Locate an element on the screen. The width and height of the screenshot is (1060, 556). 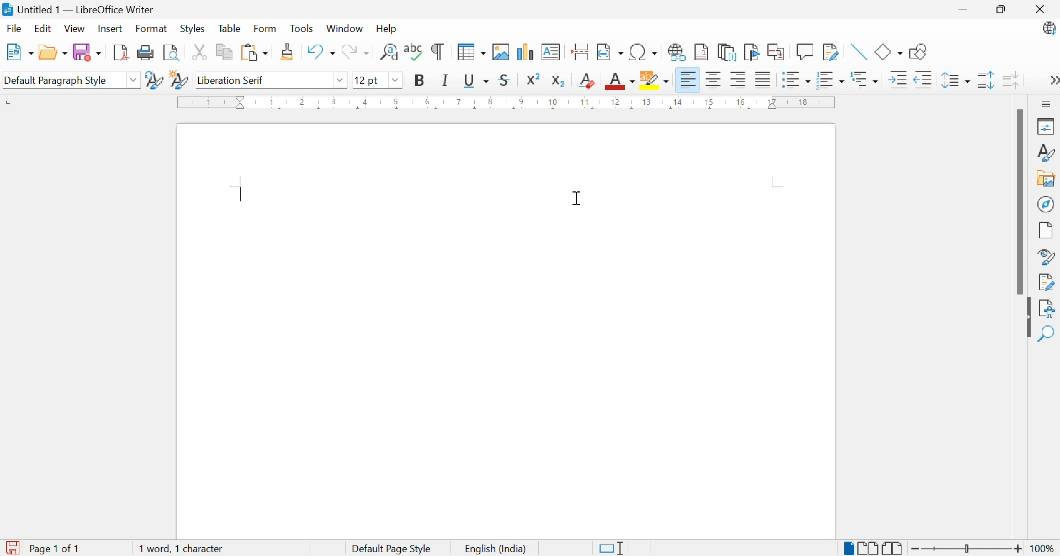
Type Cursor is located at coordinates (577, 200).